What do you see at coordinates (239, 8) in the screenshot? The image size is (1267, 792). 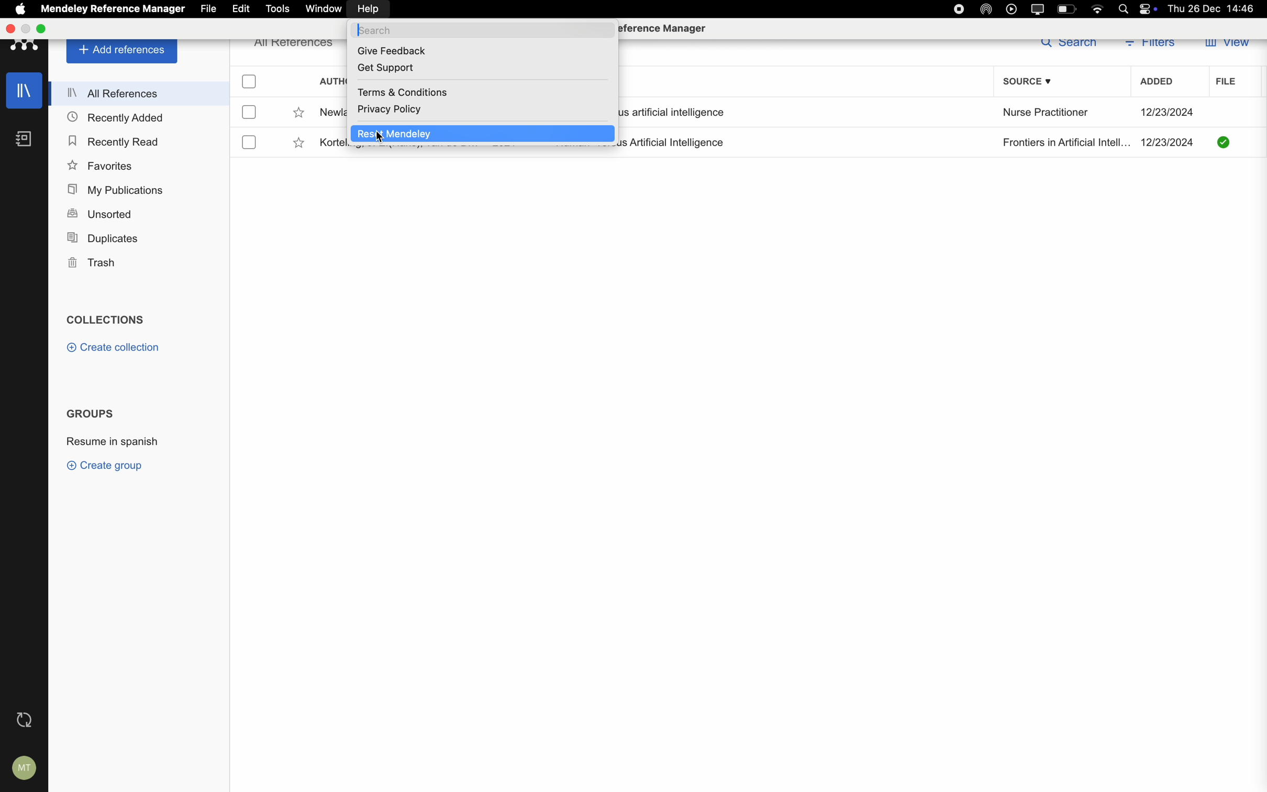 I see `edit` at bounding box center [239, 8].